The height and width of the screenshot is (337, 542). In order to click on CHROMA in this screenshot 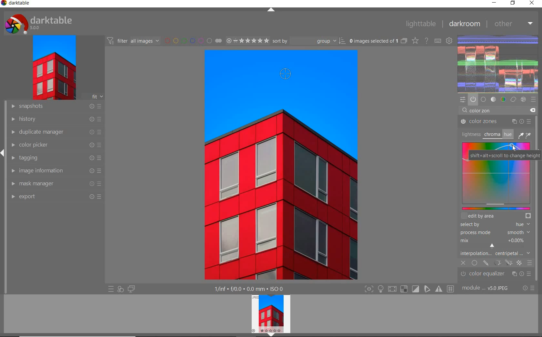, I will do `click(492, 135)`.